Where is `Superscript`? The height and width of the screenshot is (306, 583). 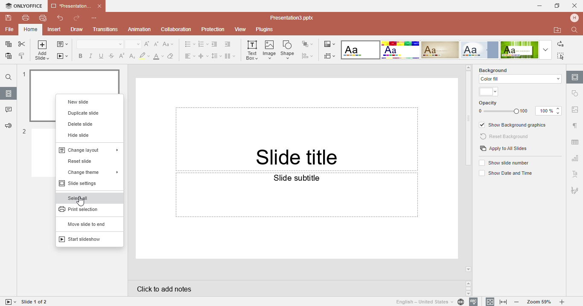 Superscript is located at coordinates (121, 56).